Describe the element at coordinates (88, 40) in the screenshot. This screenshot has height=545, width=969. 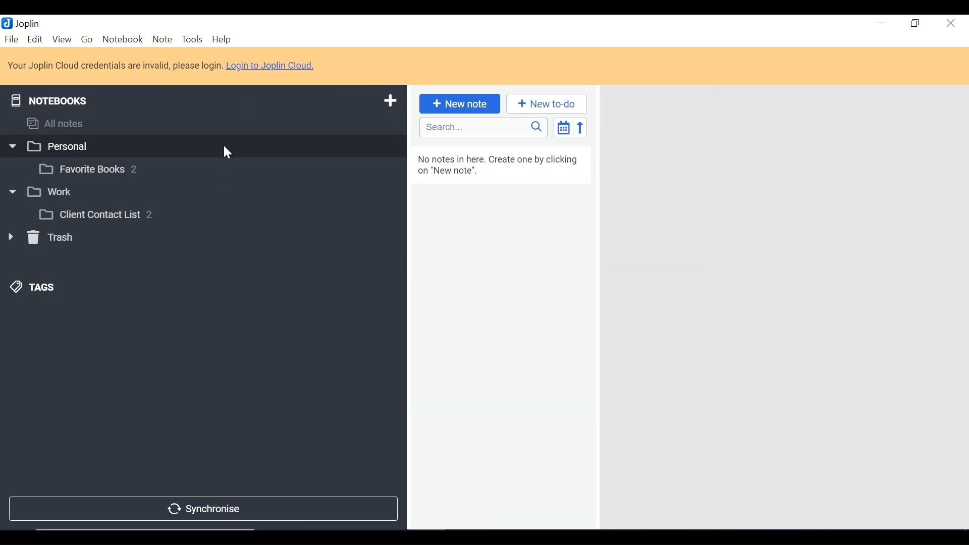
I see `Go` at that location.